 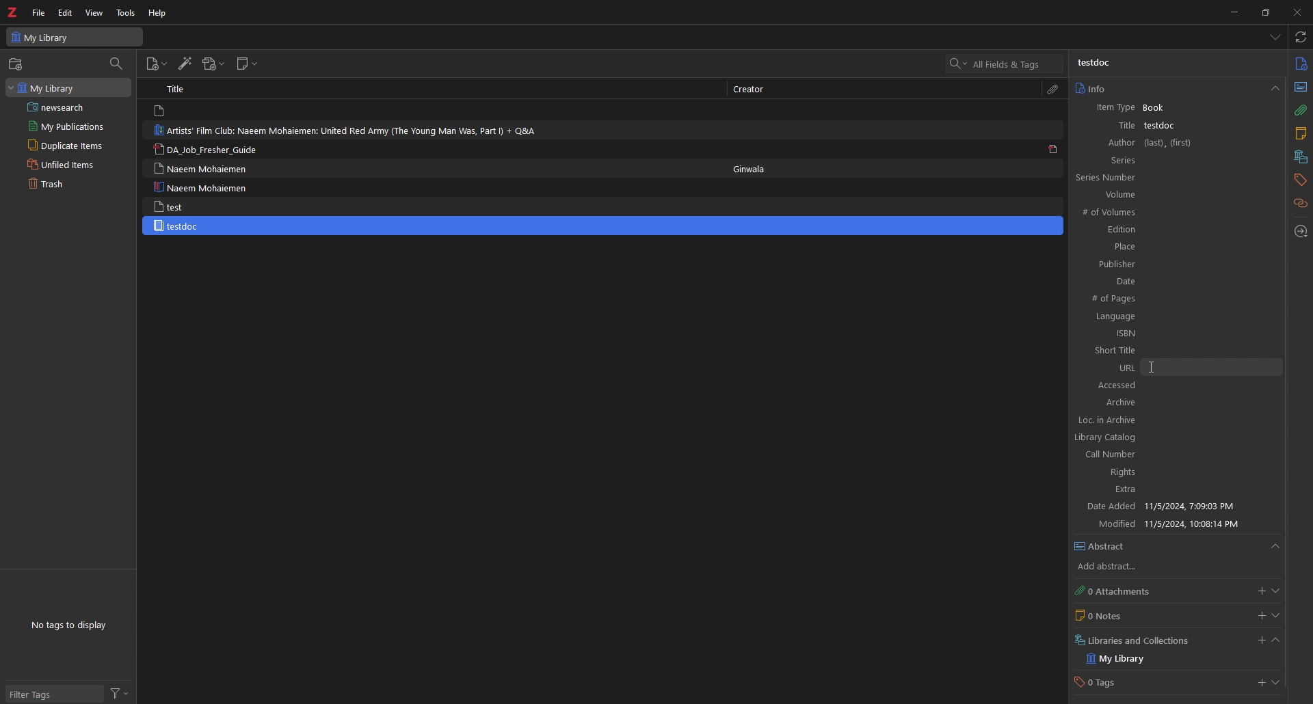 What do you see at coordinates (1143, 178) in the screenshot?
I see `Series Number` at bounding box center [1143, 178].